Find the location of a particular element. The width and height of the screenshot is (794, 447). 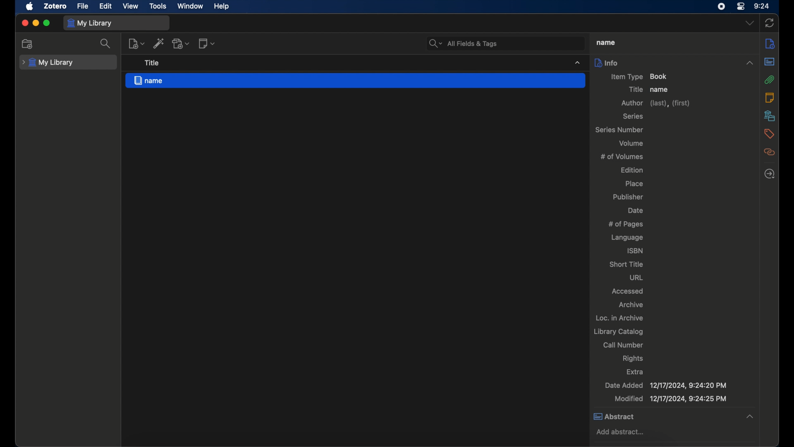

title is located at coordinates (636, 89).